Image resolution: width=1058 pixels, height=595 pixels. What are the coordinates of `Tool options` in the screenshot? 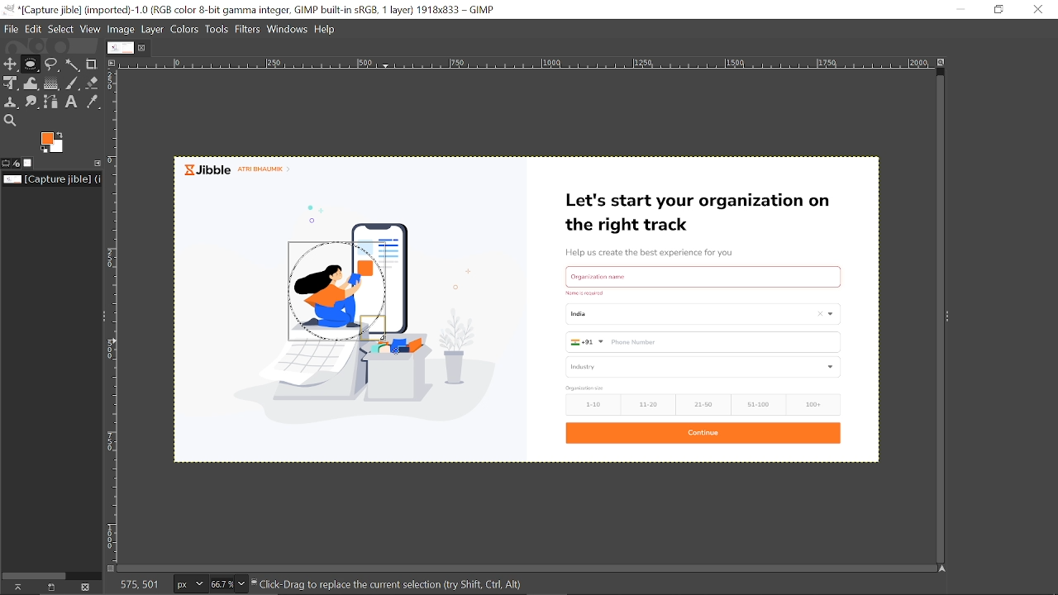 It's located at (6, 164).